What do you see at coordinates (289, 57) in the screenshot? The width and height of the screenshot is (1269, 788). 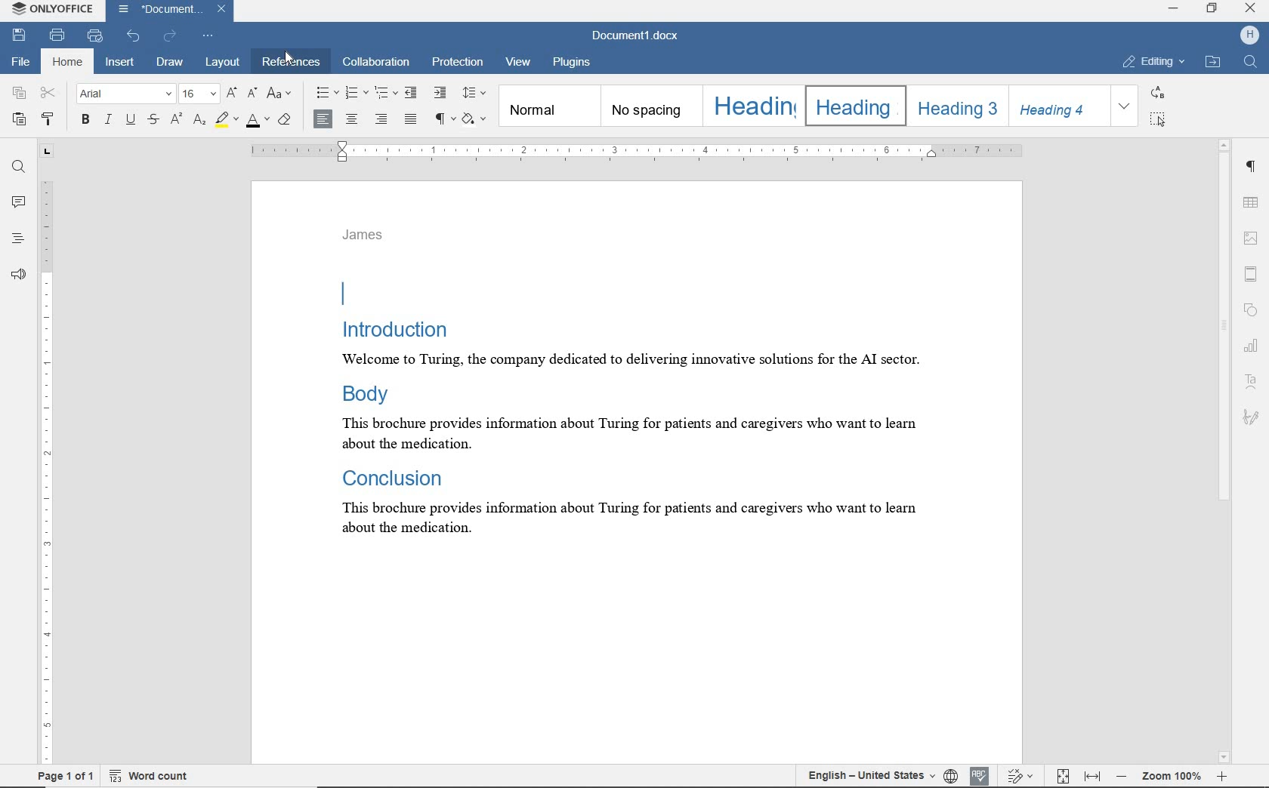 I see `Cursor` at bounding box center [289, 57].